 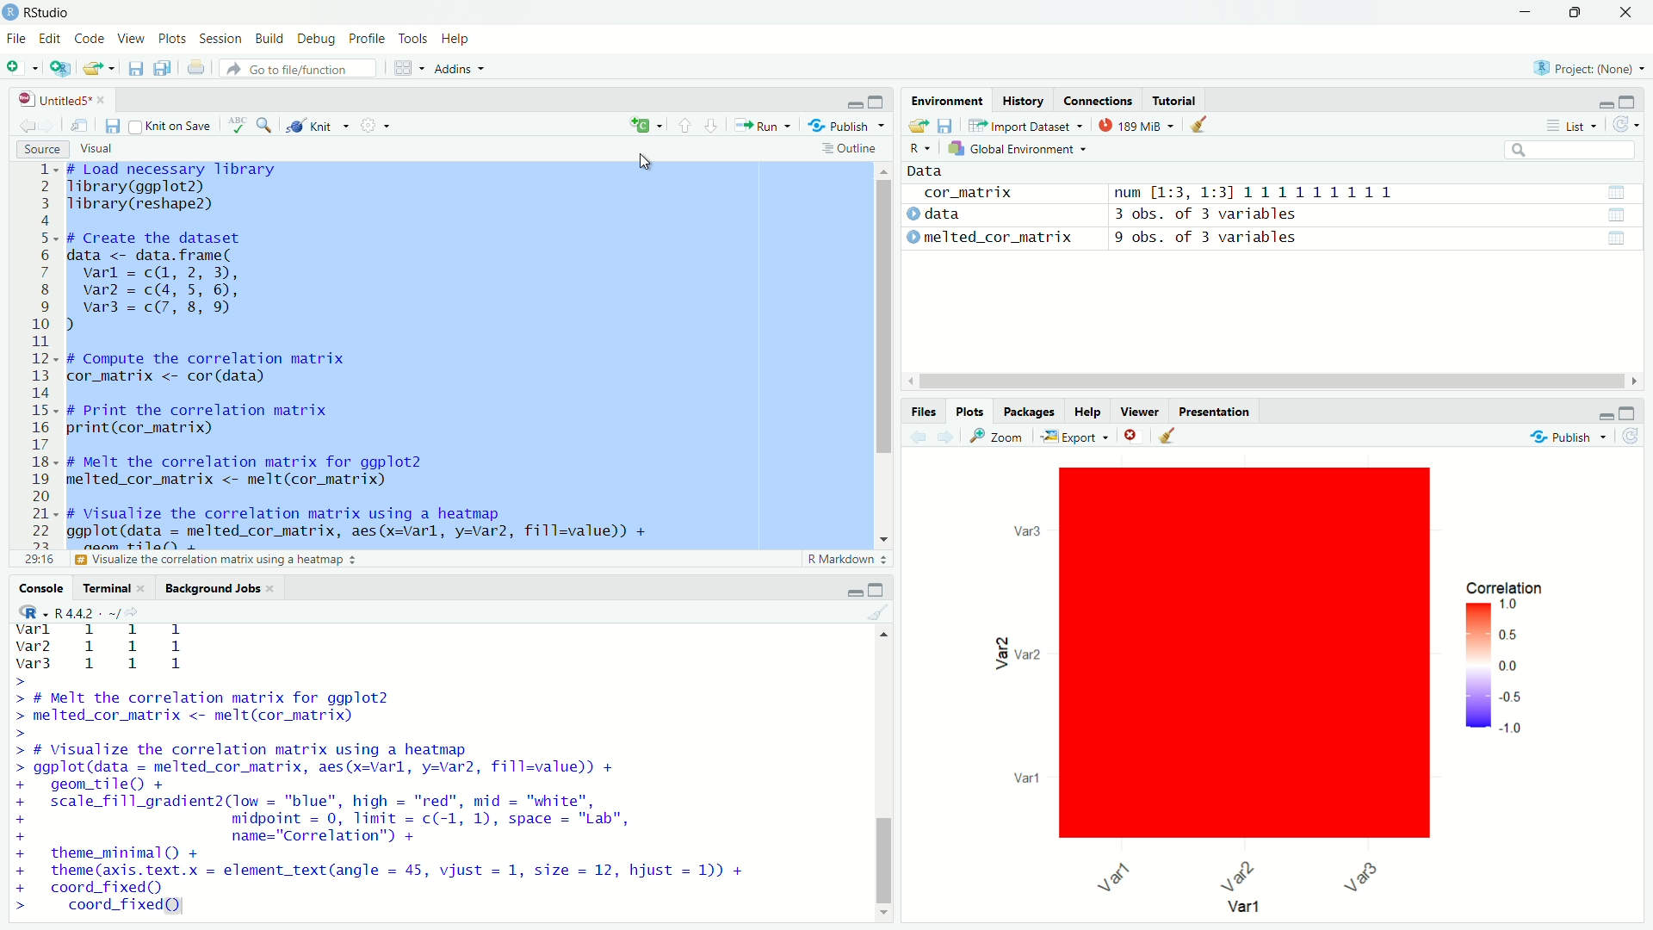 I want to click on # Load necessary library
Tibrary(ggplot2)
Tibrary(reshape2)
# Create the dataset
data <- data. frame(
varl = c(, 2, 3),
var2 = c(4, 5, 6),
var3 = c(7, 8, 9 I
)
# Compute the correlation matrix
cor_matrix <- cor (data)
# Print the correlation matrix
print(cor_matrix)
# Melt the correlation matrix for ggplot2
melted_cor_matrix <- melt(cor_matrix)
# Visualize the correlation matrix using a heatmap
ggplot(data = melted_cor_matrix, aes(x=varl, y=var2, fill=value)) +
noom +ilal), so click(x=412, y=357).